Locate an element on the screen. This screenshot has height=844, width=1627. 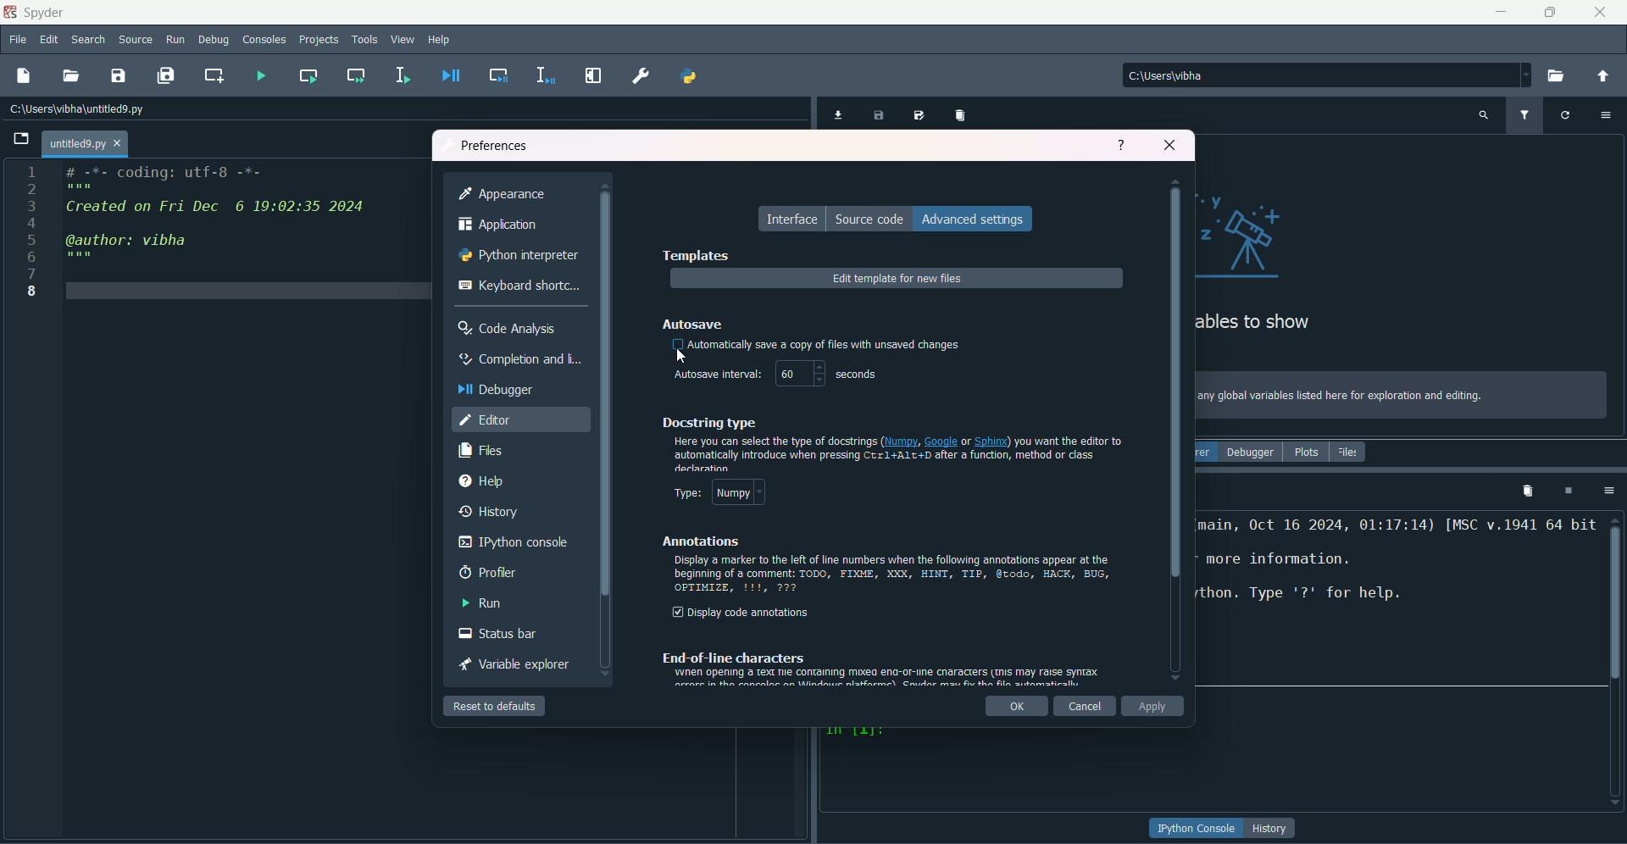
open file is located at coordinates (72, 76).